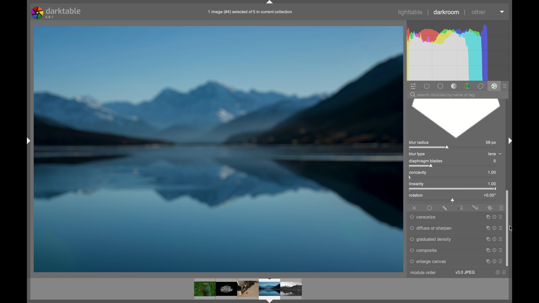 This screenshot has width=539, height=303. Describe the element at coordinates (430, 208) in the screenshot. I see `uniformly` at that location.